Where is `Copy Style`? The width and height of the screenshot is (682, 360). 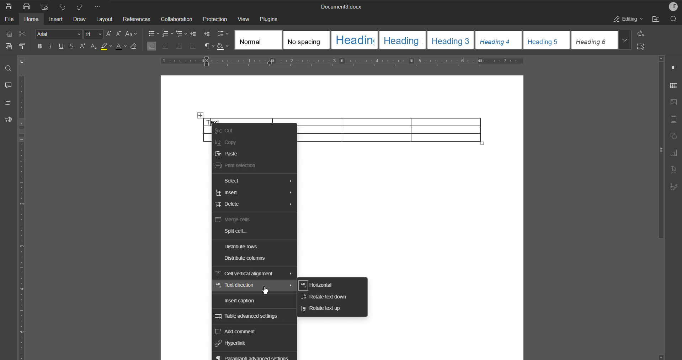 Copy Style is located at coordinates (22, 45).